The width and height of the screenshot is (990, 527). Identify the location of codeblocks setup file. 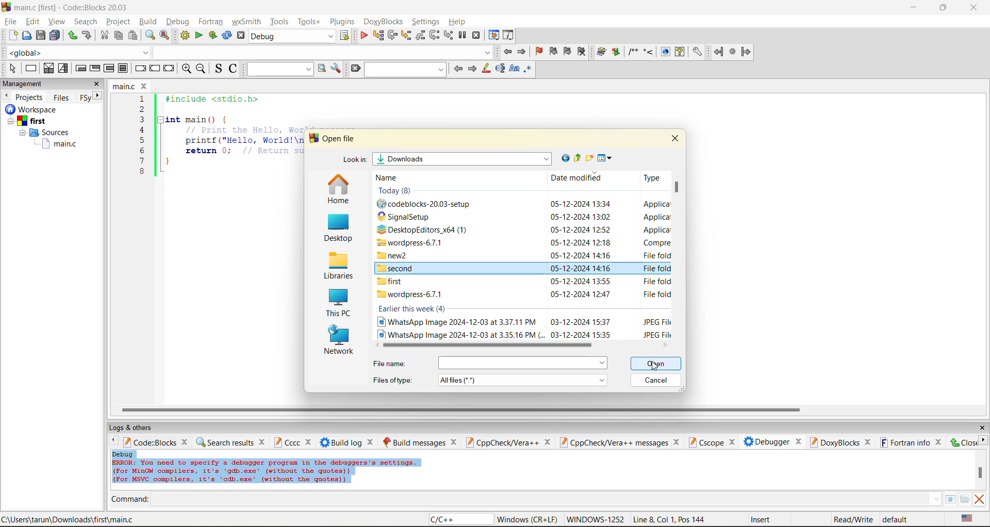
(428, 204).